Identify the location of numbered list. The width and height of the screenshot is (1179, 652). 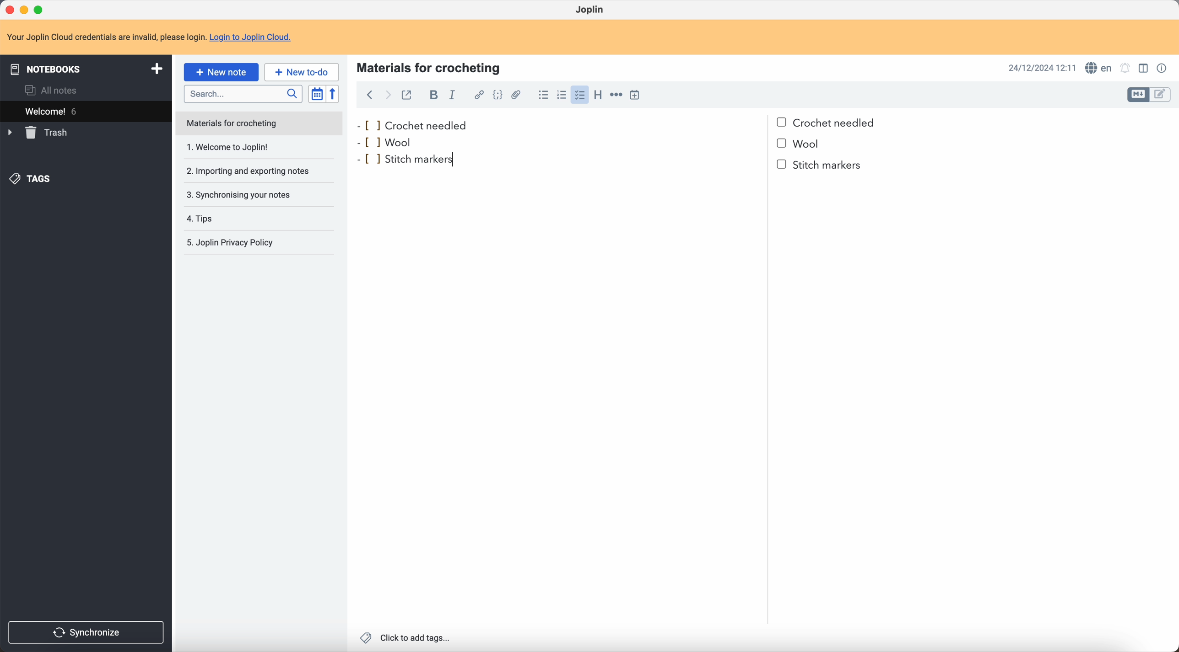
(561, 95).